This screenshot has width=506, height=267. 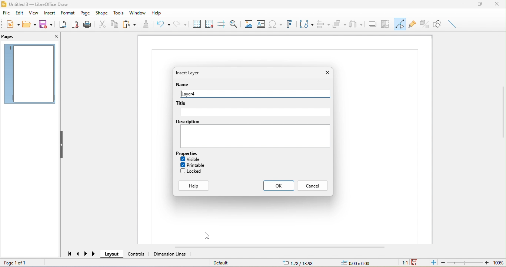 What do you see at coordinates (139, 13) in the screenshot?
I see `window` at bounding box center [139, 13].